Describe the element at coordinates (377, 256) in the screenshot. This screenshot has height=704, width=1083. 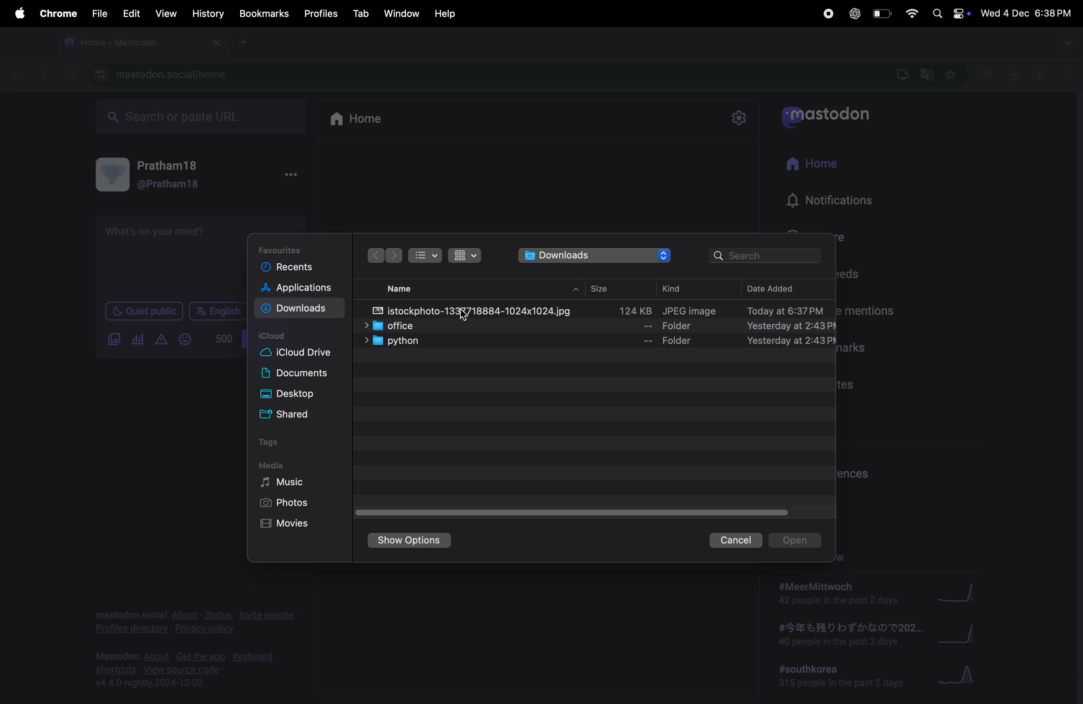
I see `back ward` at that location.